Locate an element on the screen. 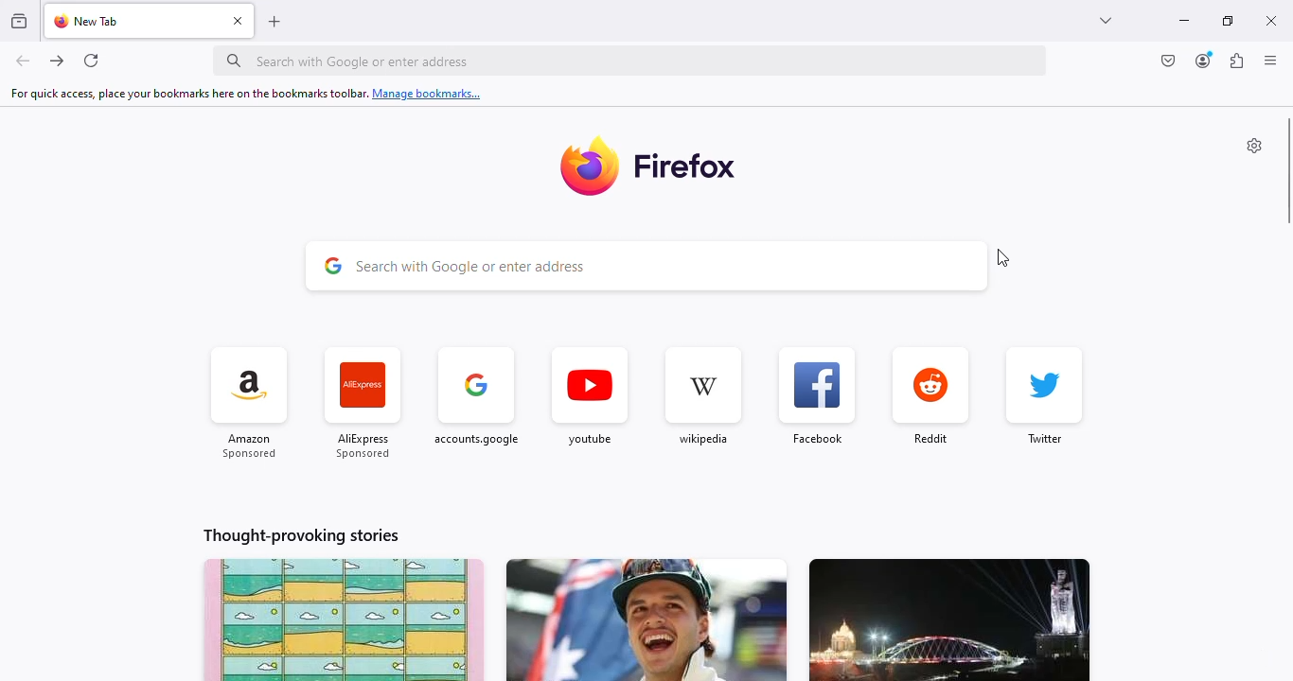  close tab is located at coordinates (239, 20).